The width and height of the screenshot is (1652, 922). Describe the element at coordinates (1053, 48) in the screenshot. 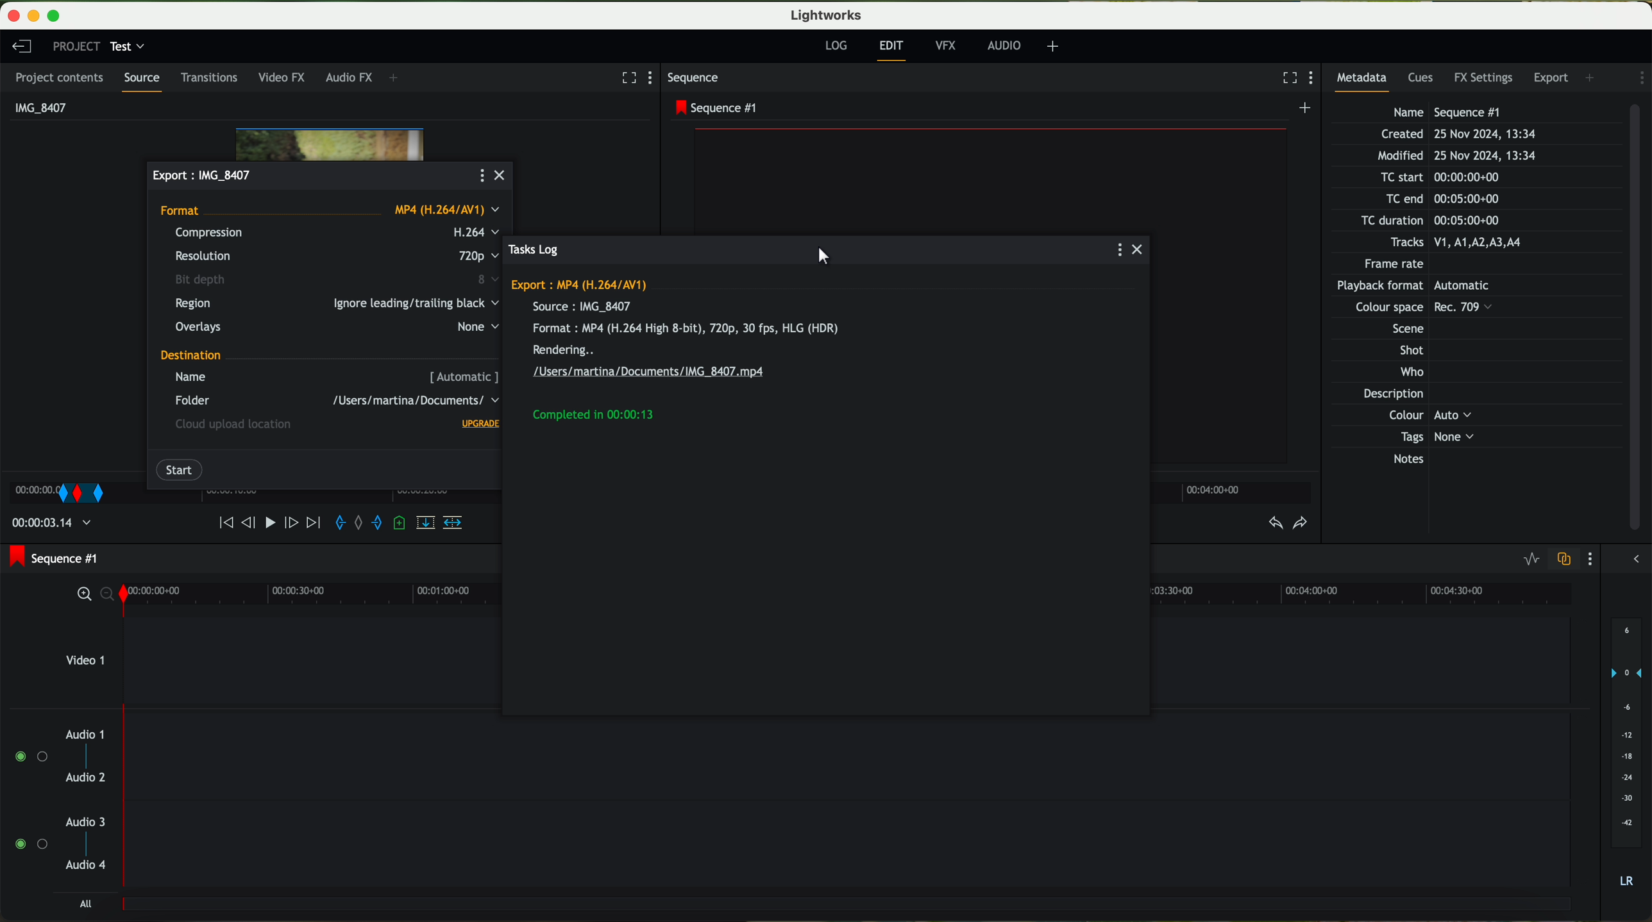

I see `+` at that location.